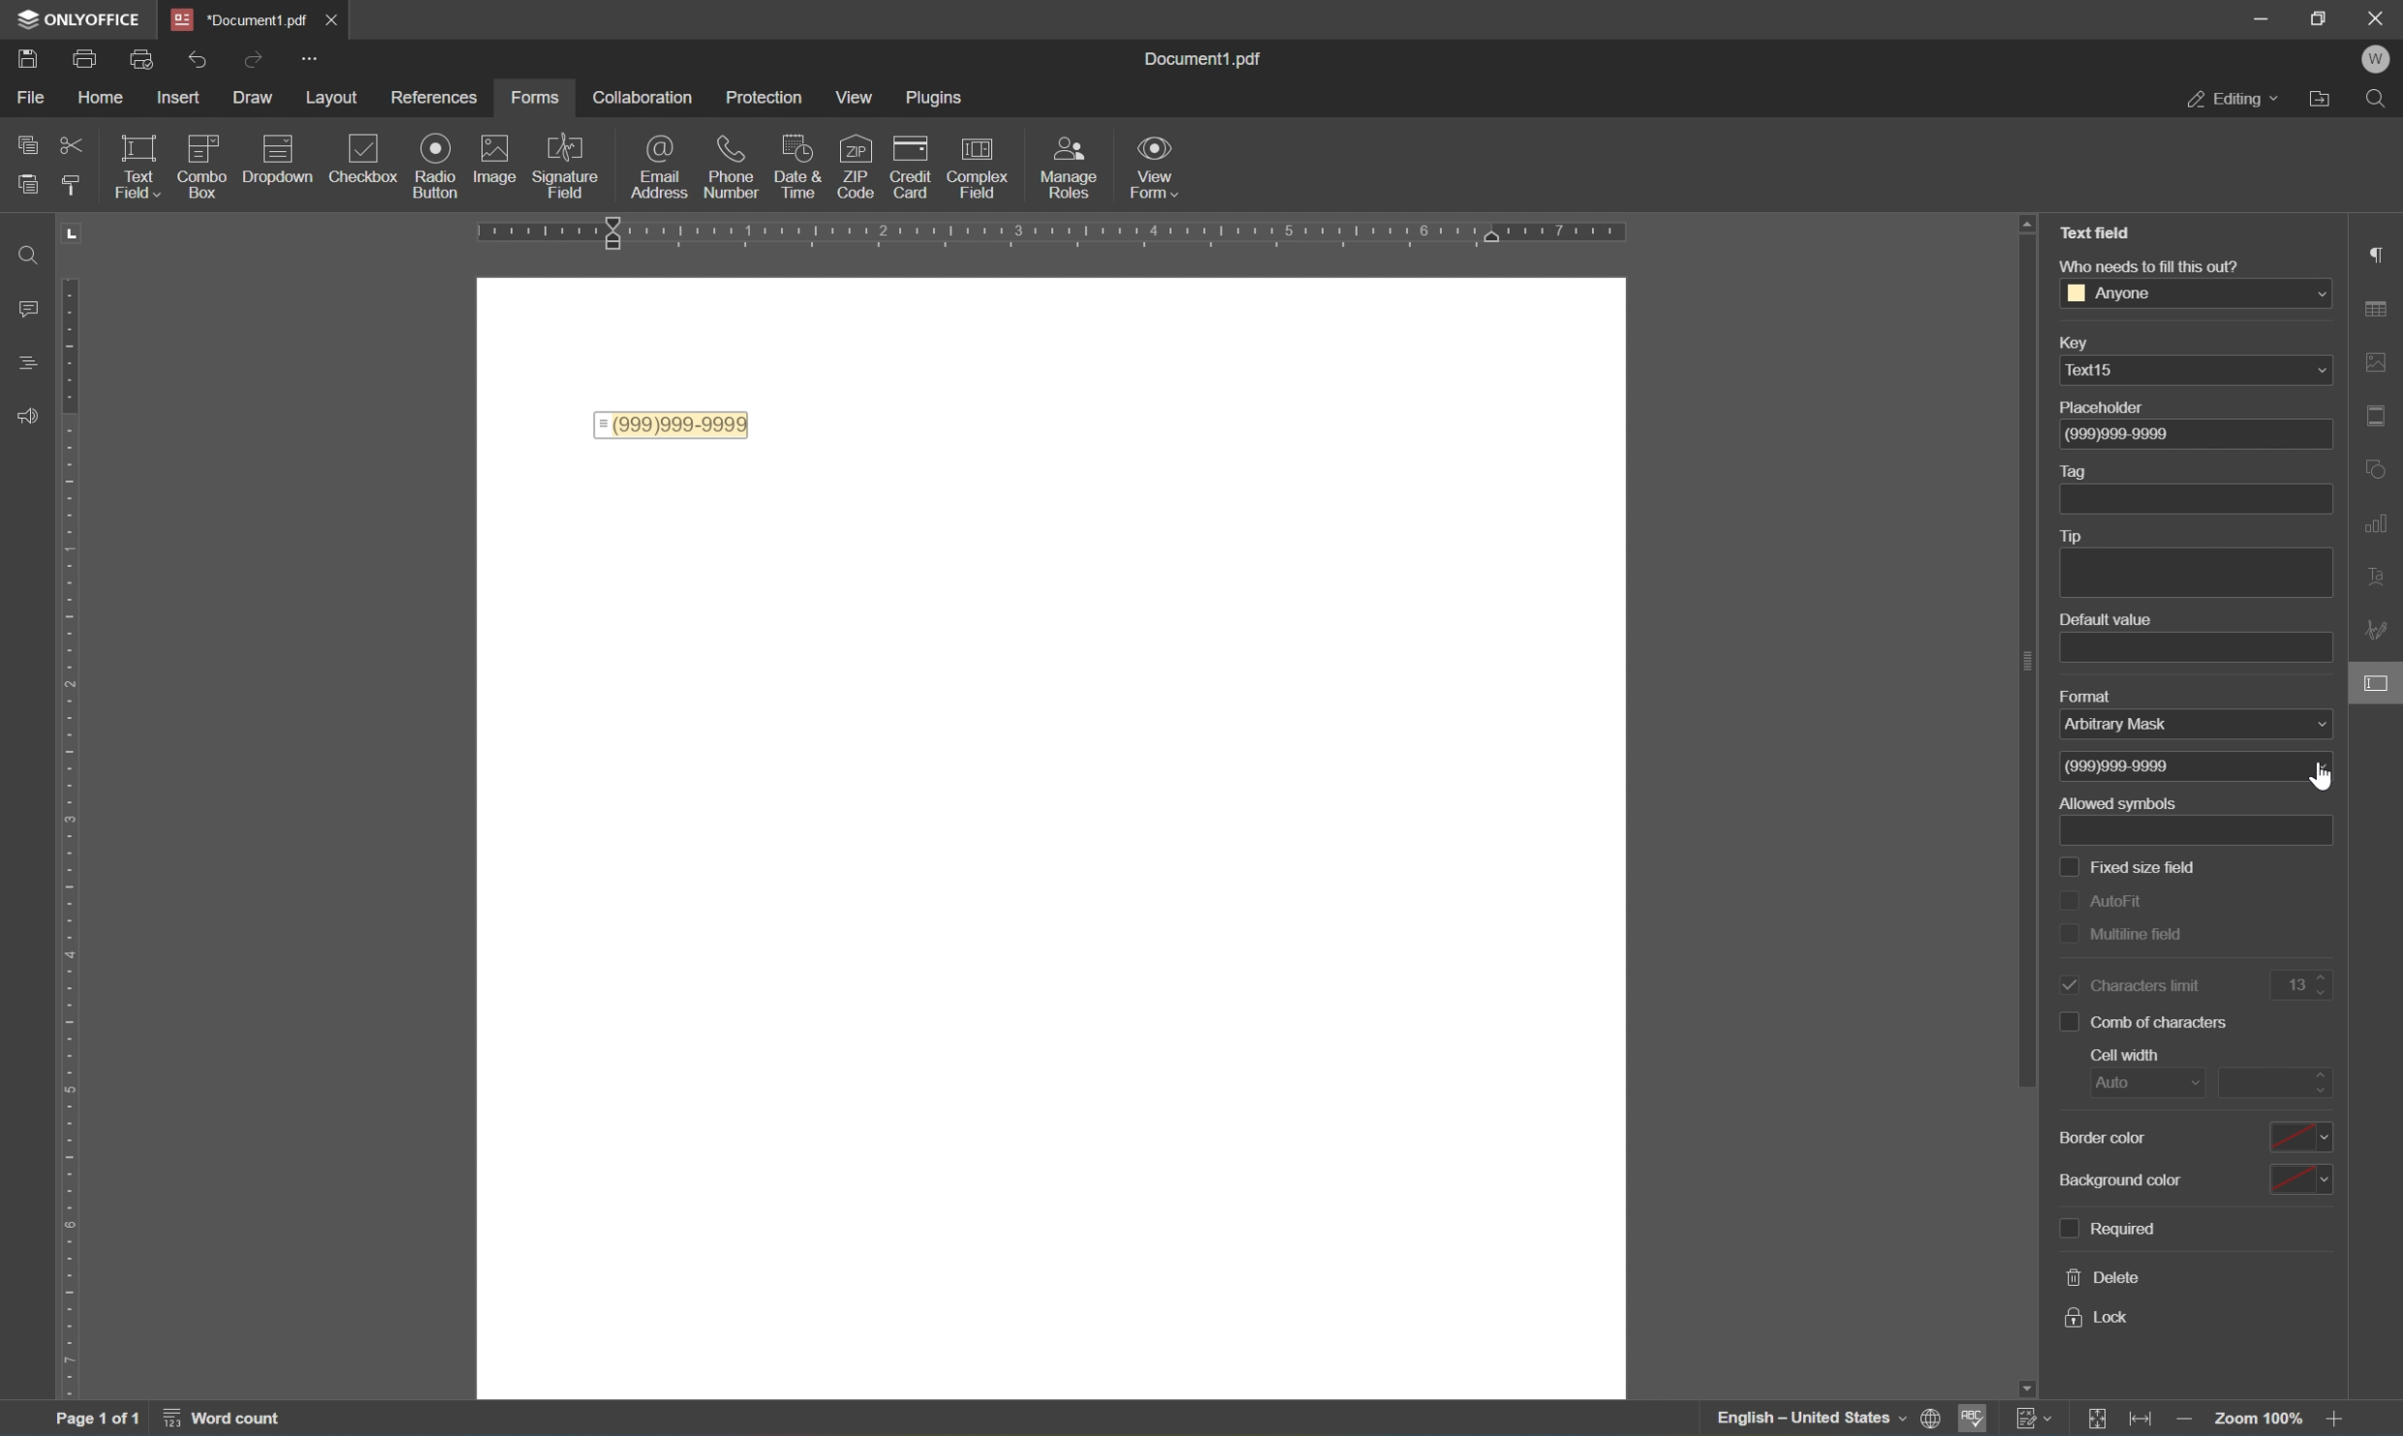 The image size is (2403, 1436). I want to click on text field, so click(140, 170).